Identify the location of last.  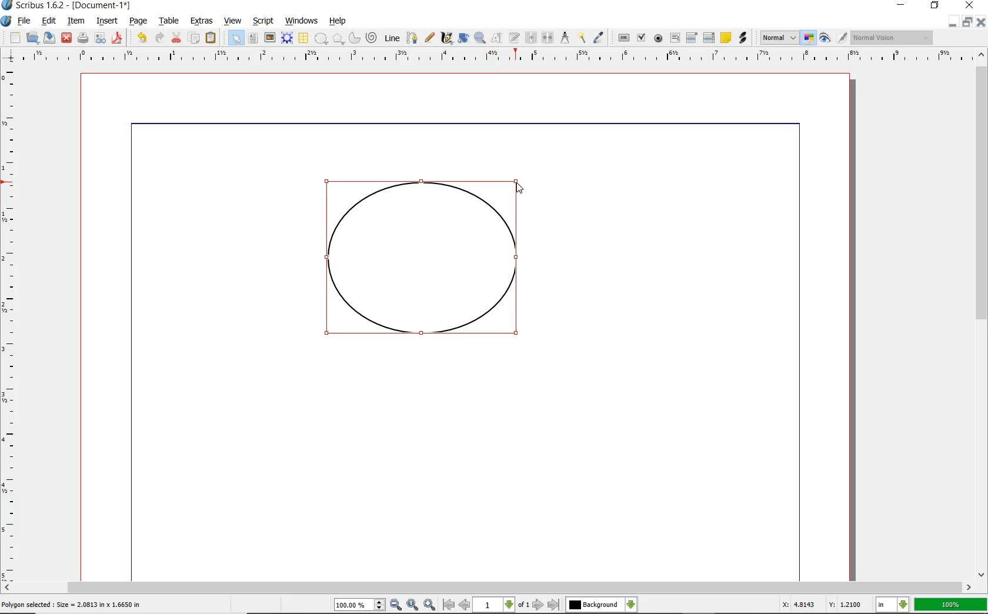
(553, 605).